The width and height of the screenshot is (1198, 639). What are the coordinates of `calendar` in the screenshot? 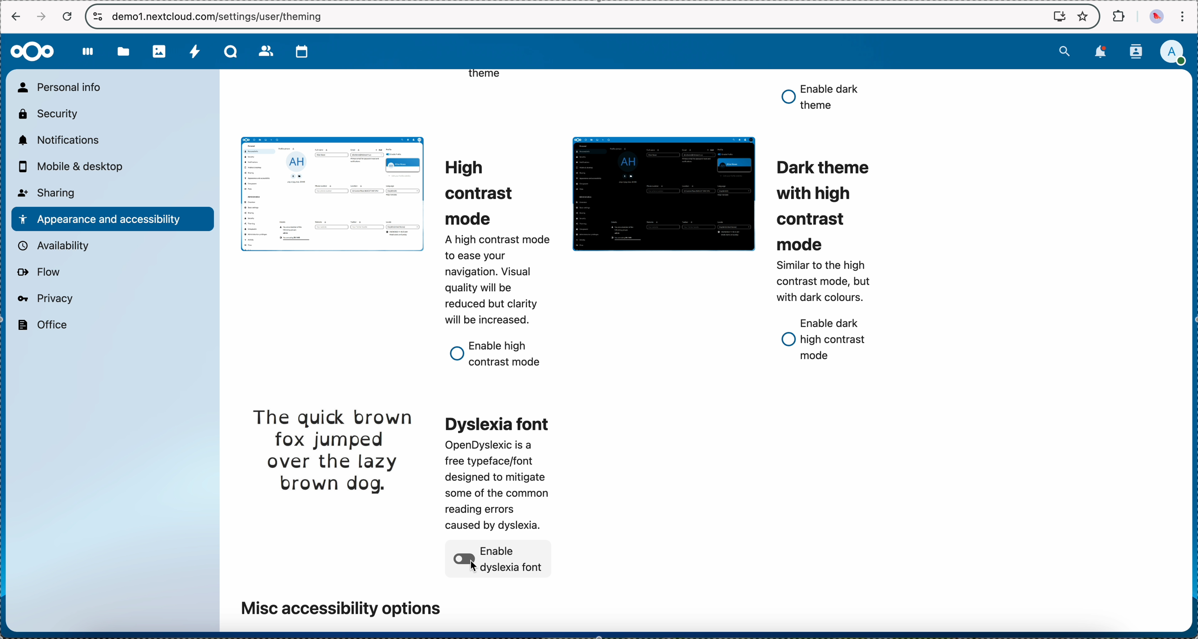 It's located at (298, 52).